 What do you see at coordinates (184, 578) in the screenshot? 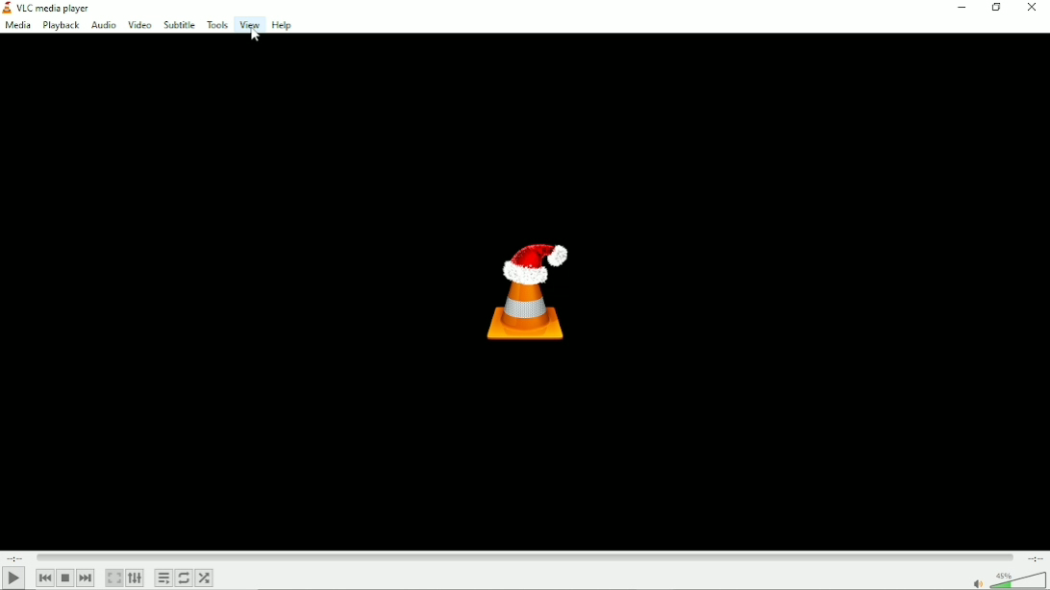
I see `Toggle between loop all, loop one and no loop` at bounding box center [184, 578].